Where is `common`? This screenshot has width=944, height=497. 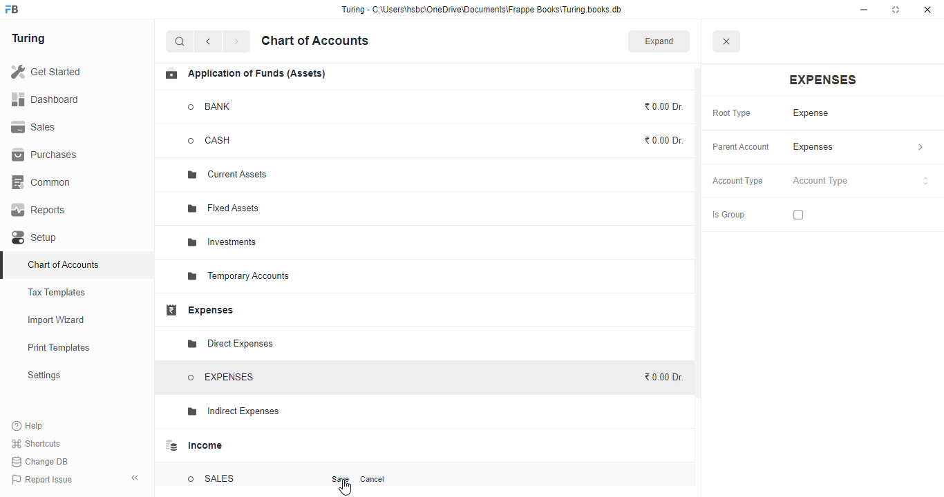
common is located at coordinates (42, 182).